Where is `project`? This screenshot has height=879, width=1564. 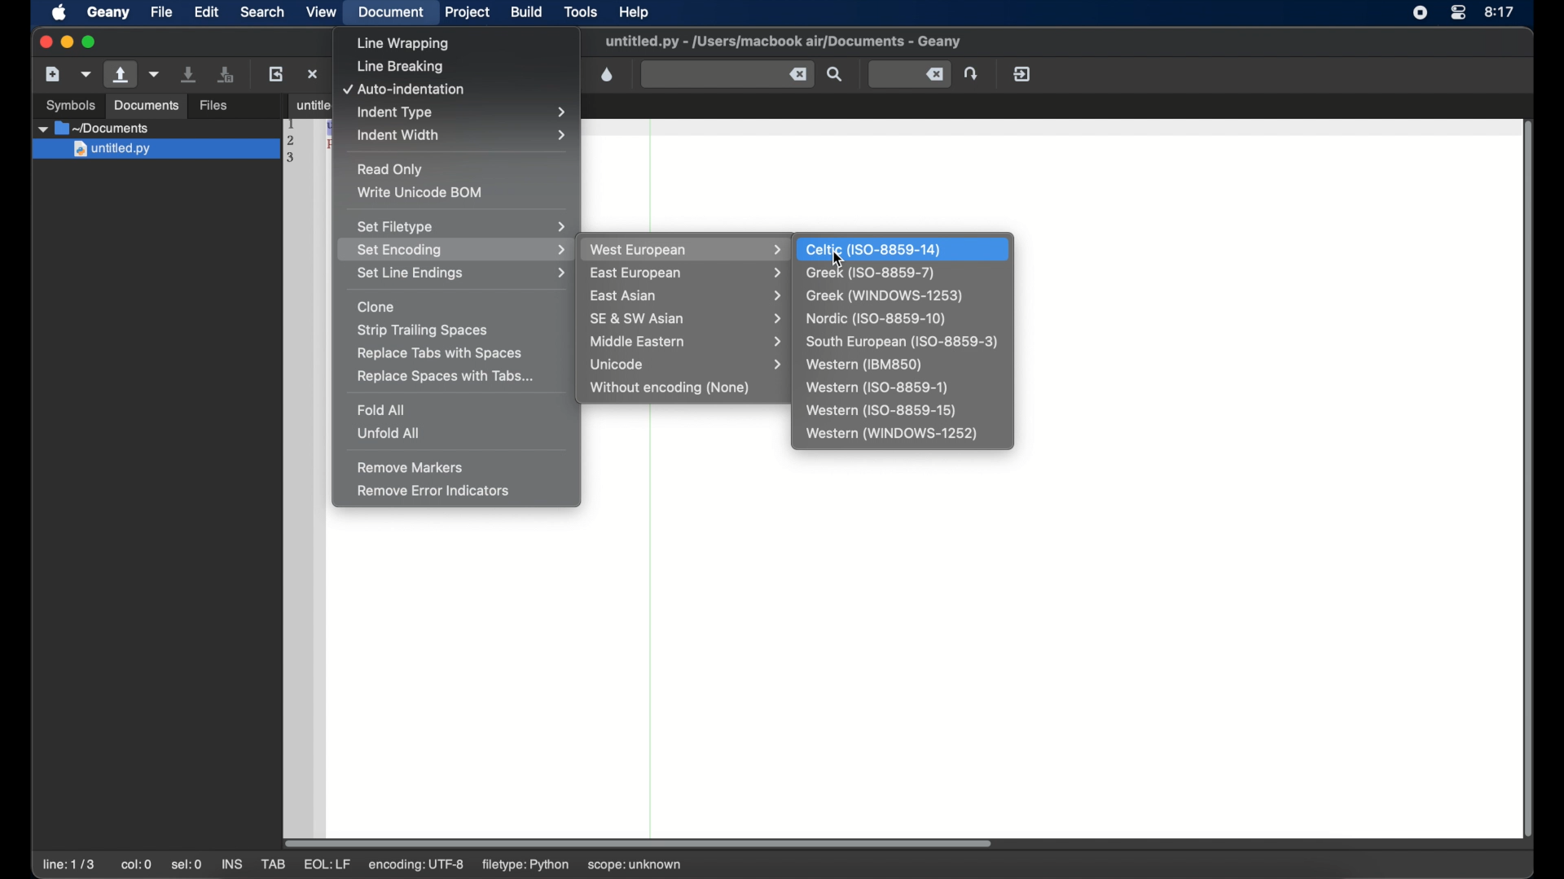 project is located at coordinates (468, 12).